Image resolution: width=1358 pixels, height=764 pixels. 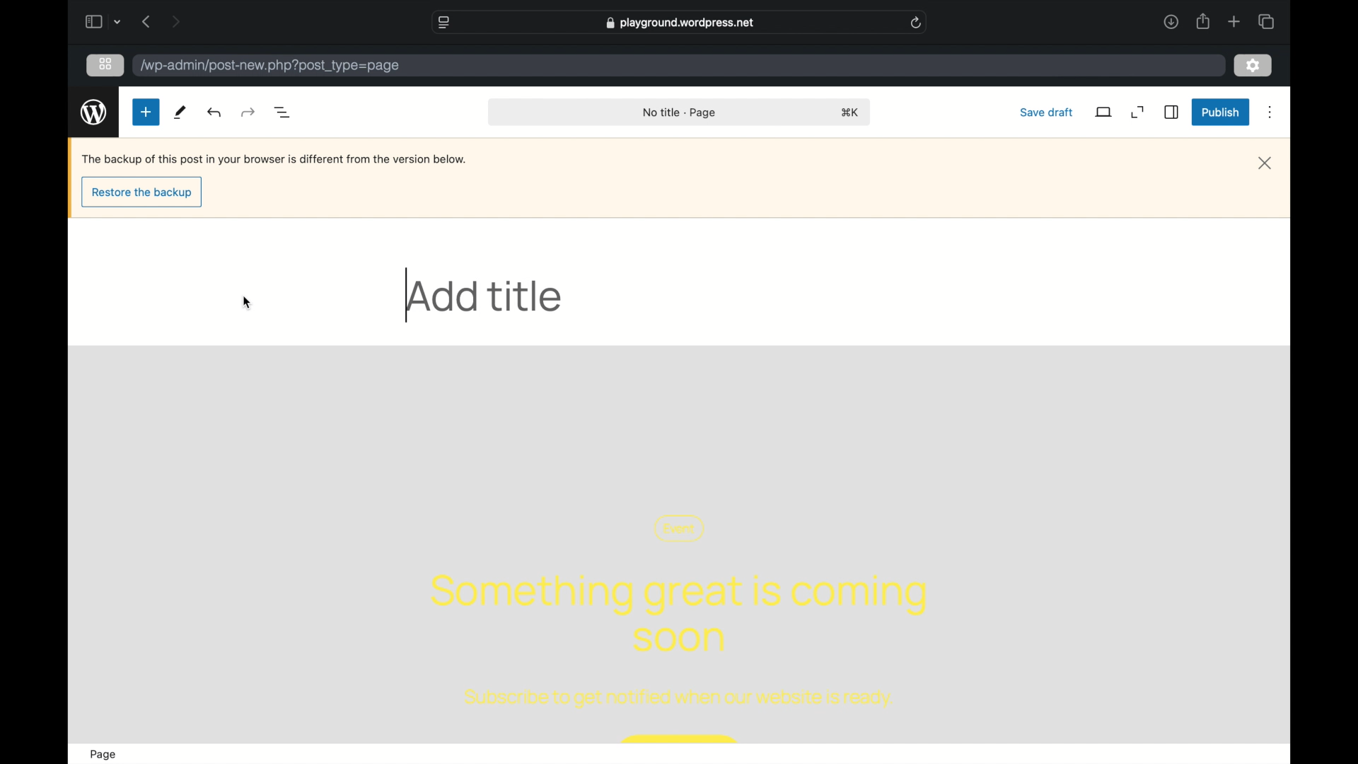 I want to click on downloads, so click(x=1171, y=21).